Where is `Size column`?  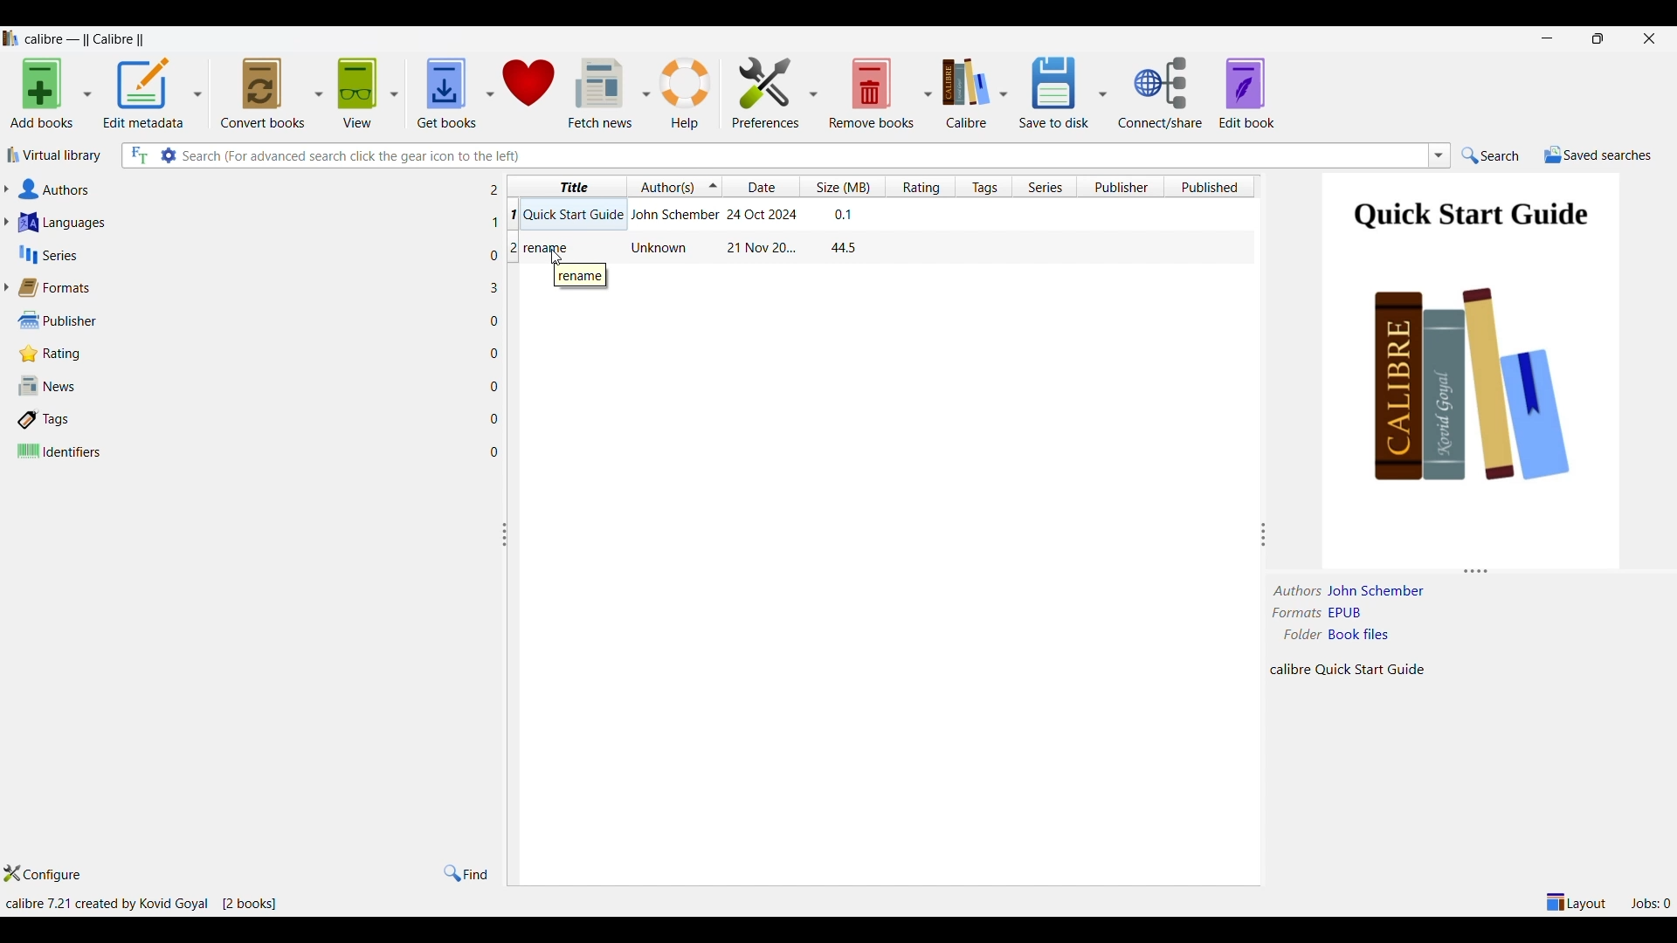 Size column is located at coordinates (842, 186).